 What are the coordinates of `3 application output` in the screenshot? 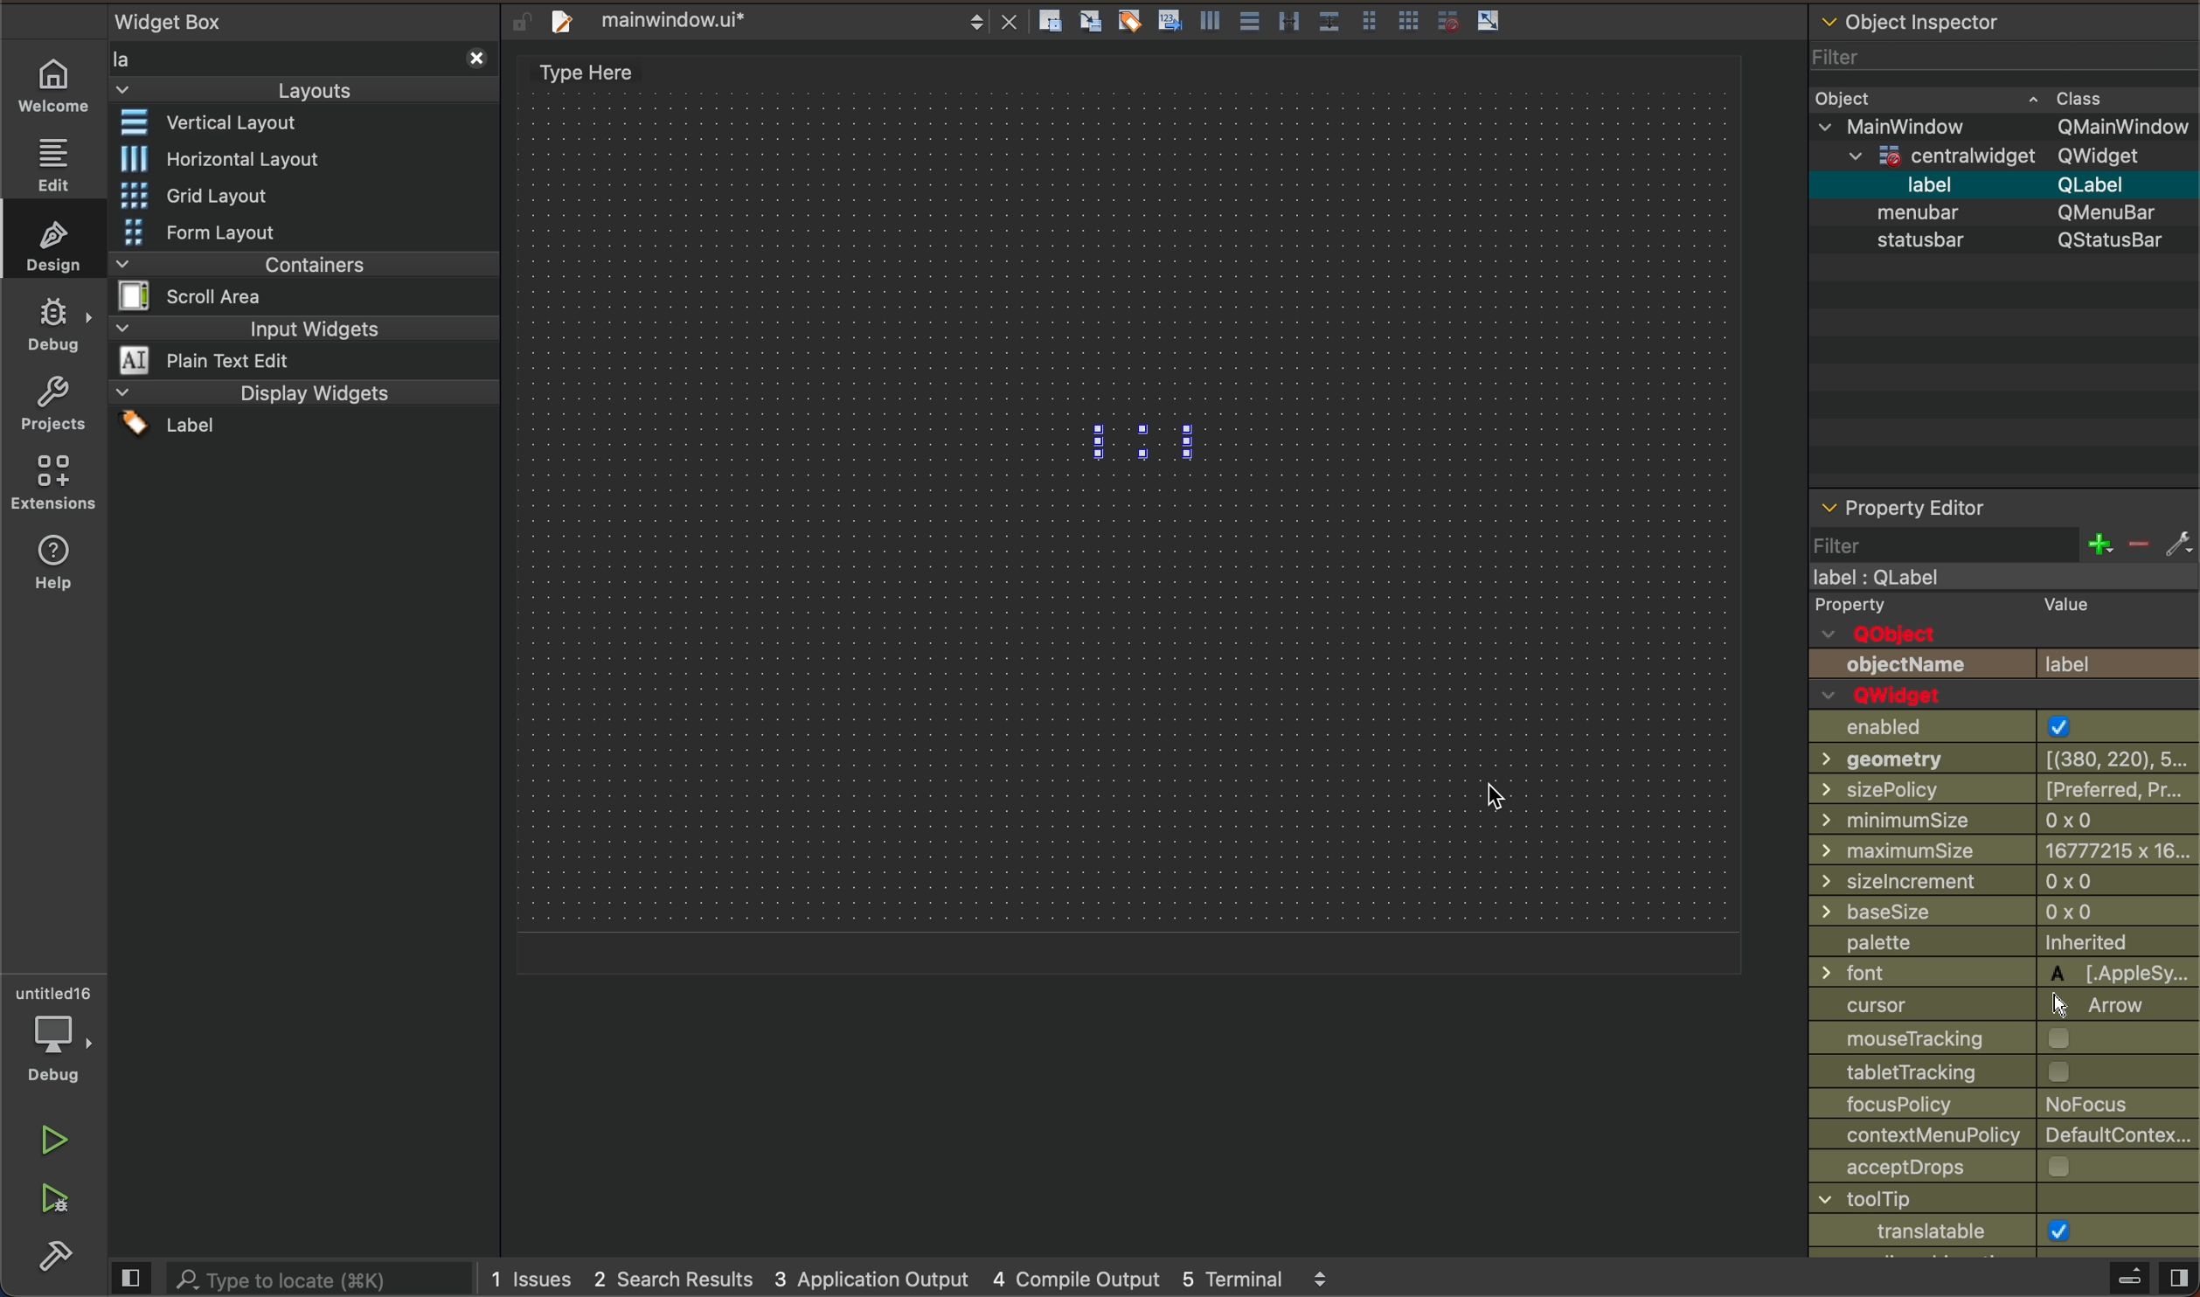 It's located at (880, 1275).